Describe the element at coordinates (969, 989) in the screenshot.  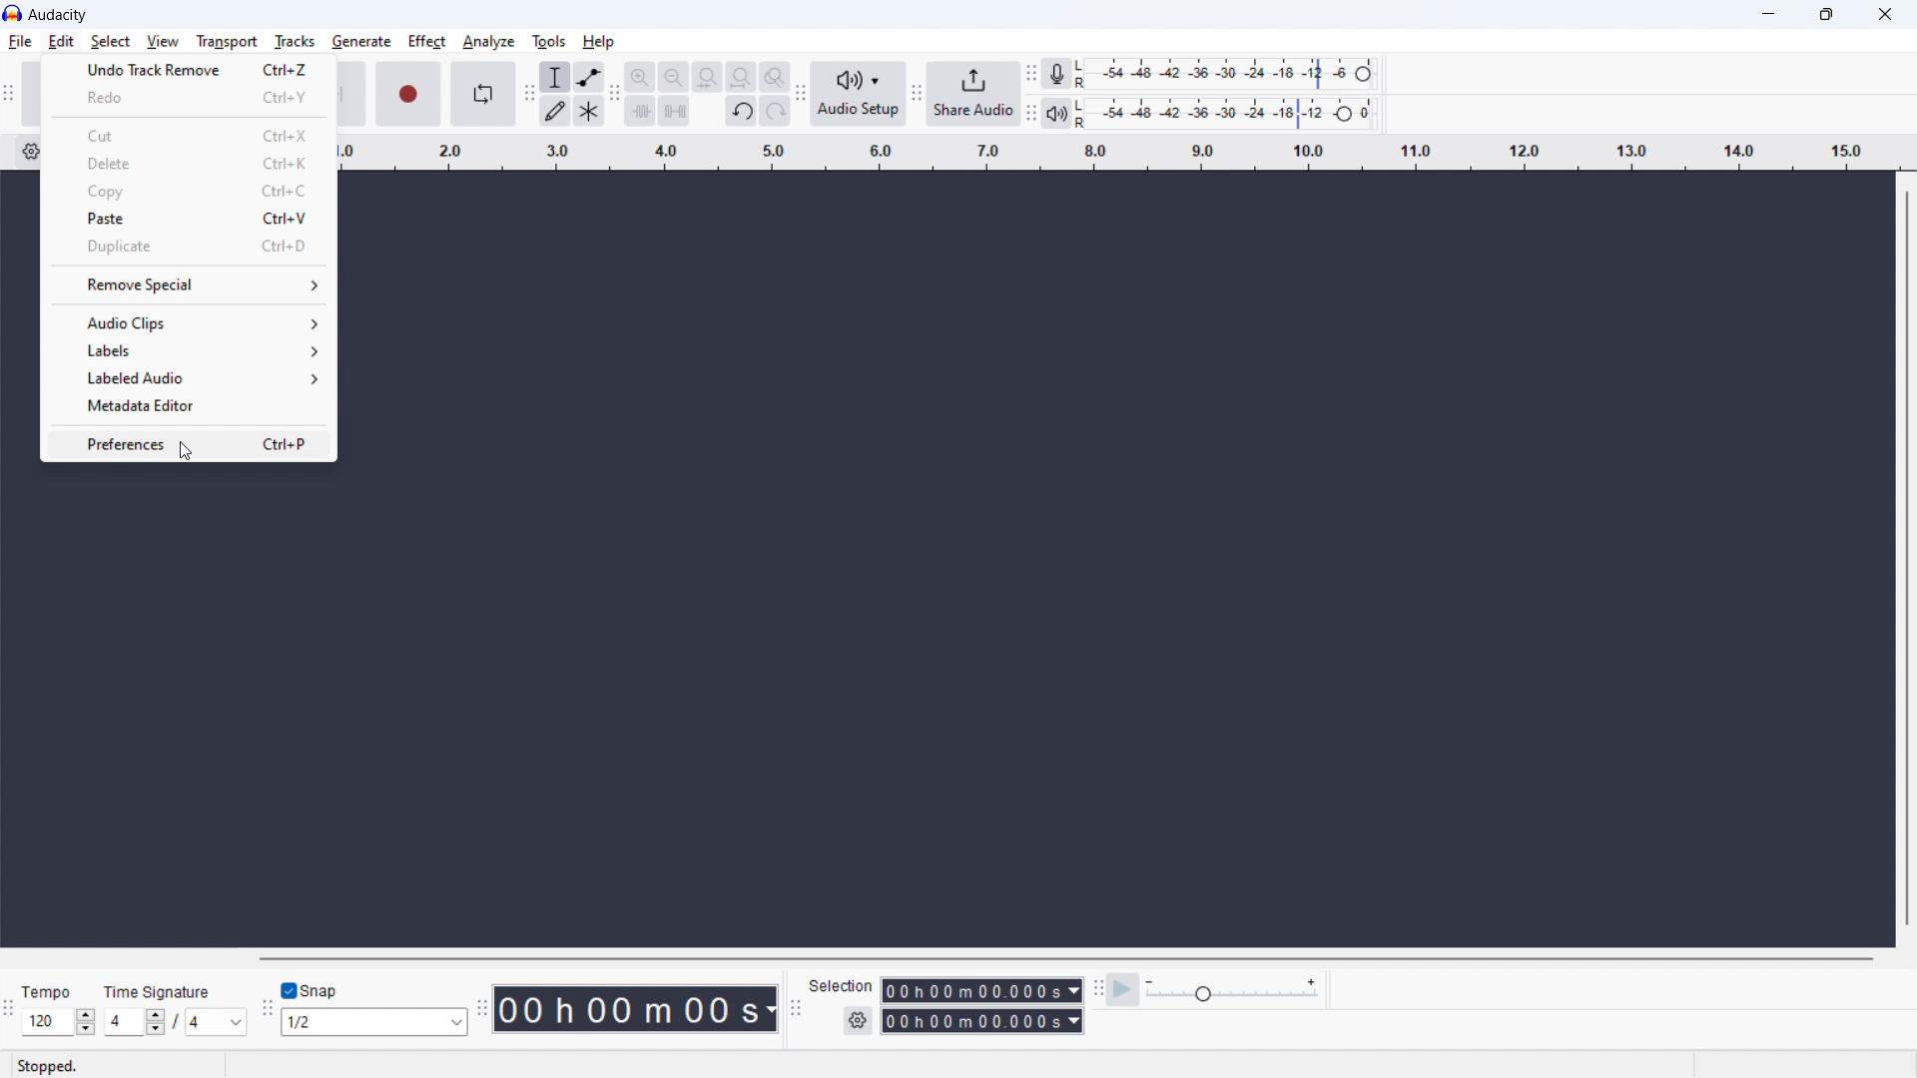
I see `start time duration` at that location.